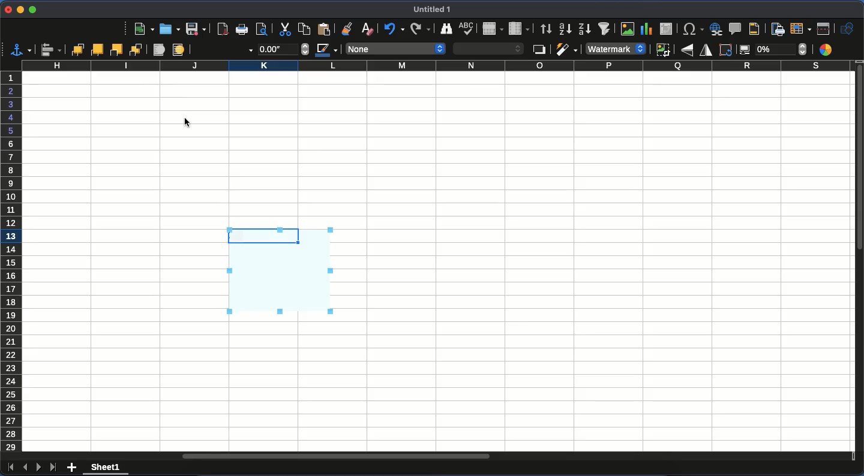 The image size is (864, 476). Describe the element at coordinates (395, 28) in the screenshot. I see `undo` at that location.